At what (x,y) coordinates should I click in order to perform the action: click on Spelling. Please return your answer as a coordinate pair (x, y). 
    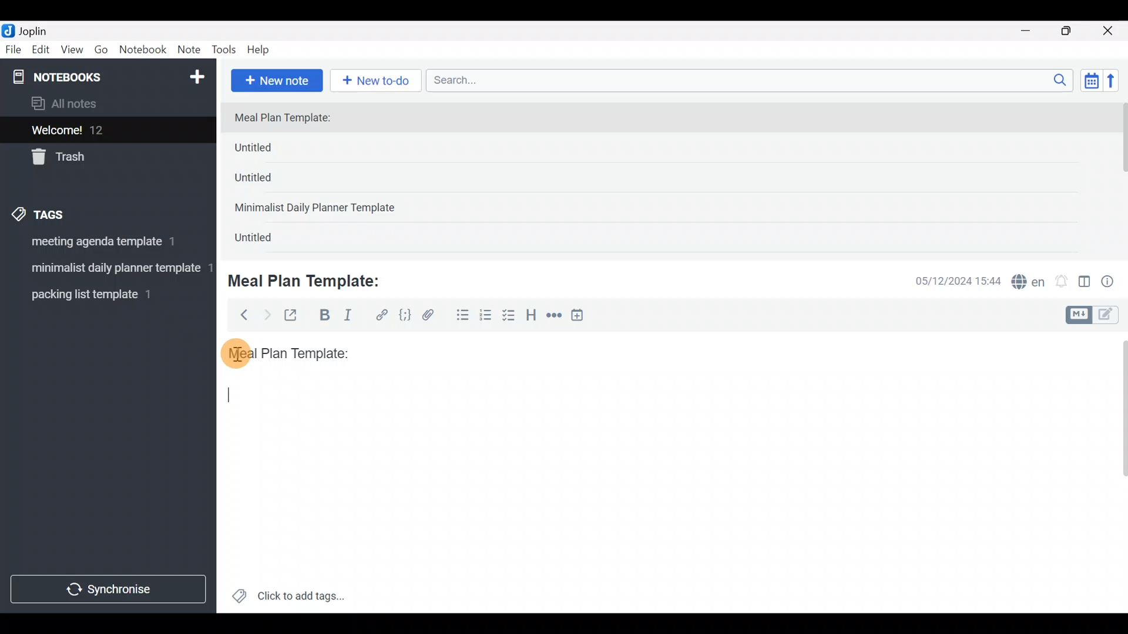
    Looking at the image, I should click on (1029, 283).